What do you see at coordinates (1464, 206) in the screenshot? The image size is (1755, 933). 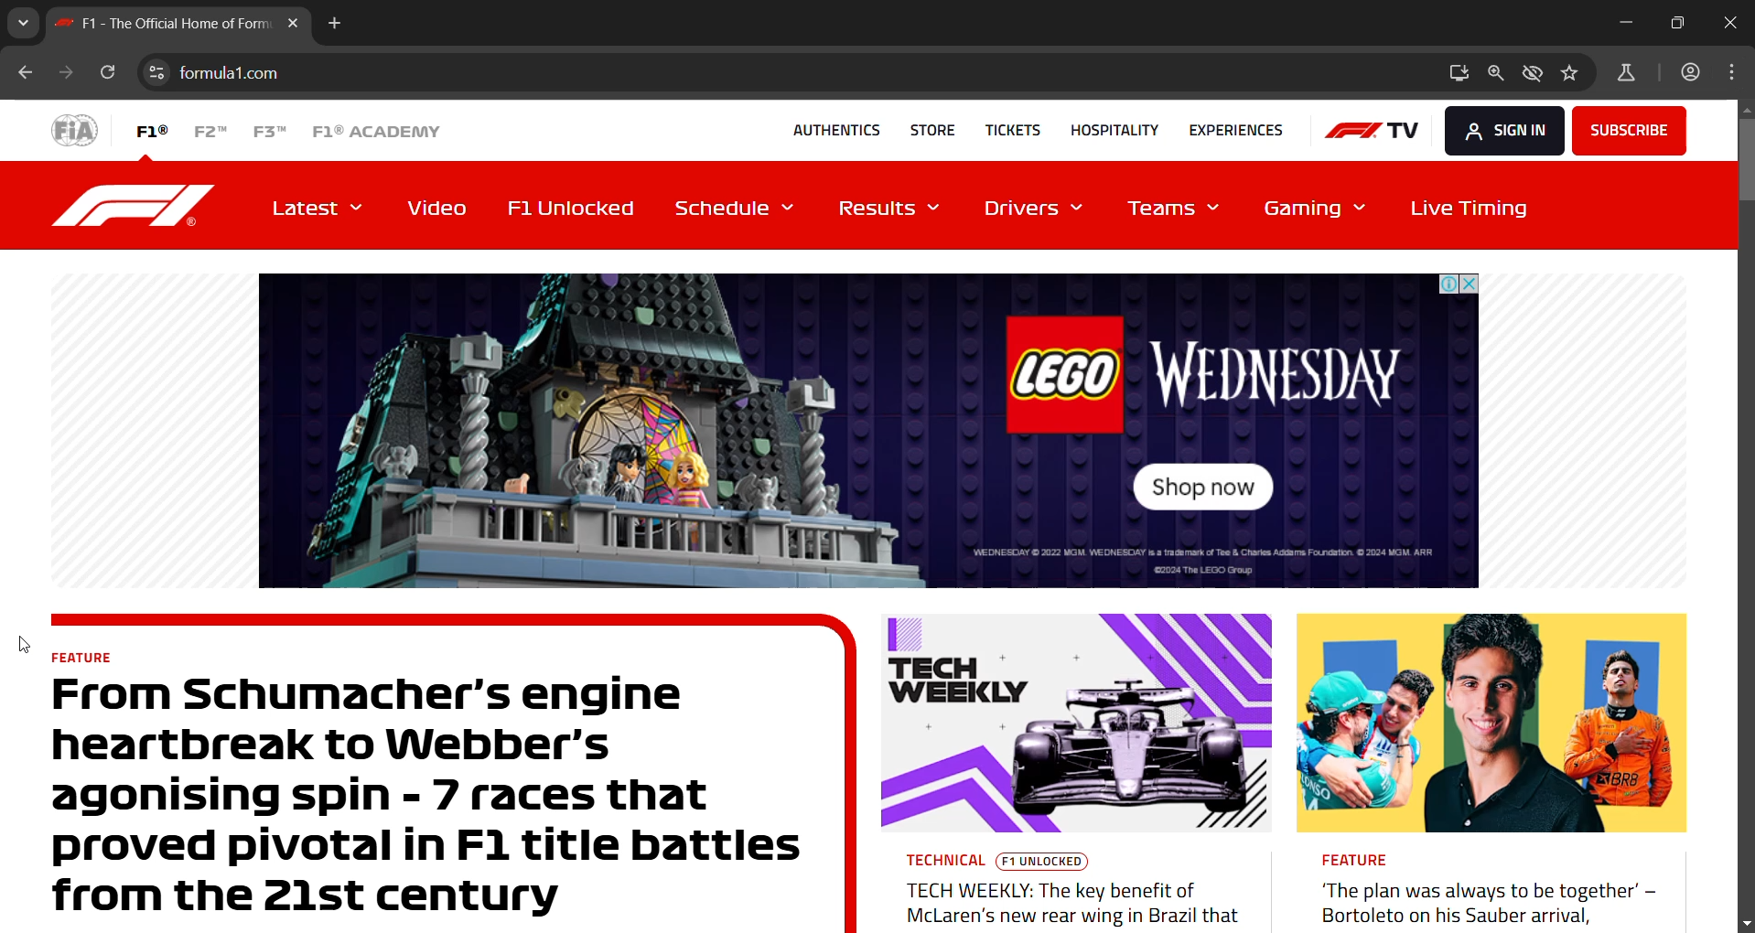 I see `Live Timing` at bounding box center [1464, 206].